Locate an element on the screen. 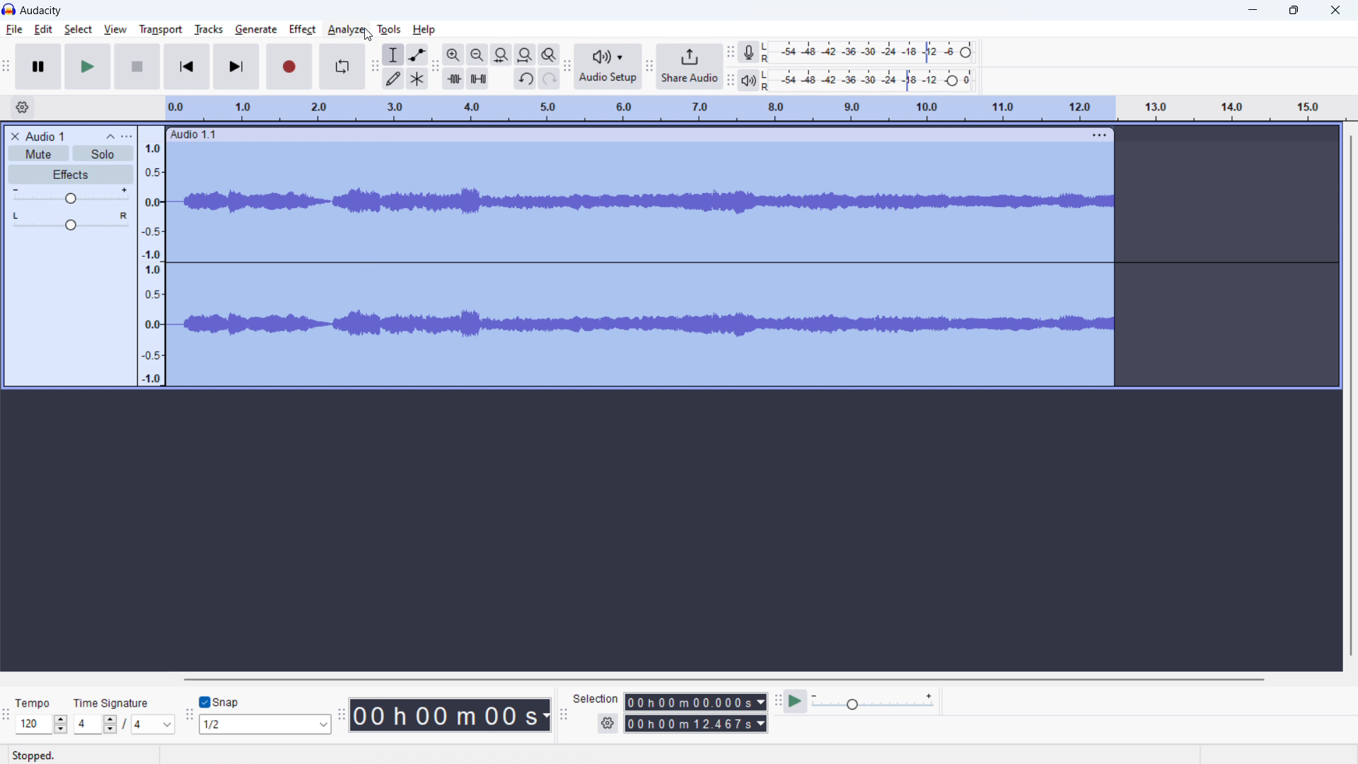 The width and height of the screenshot is (1358, 764). share audio toolbar is located at coordinates (650, 68).